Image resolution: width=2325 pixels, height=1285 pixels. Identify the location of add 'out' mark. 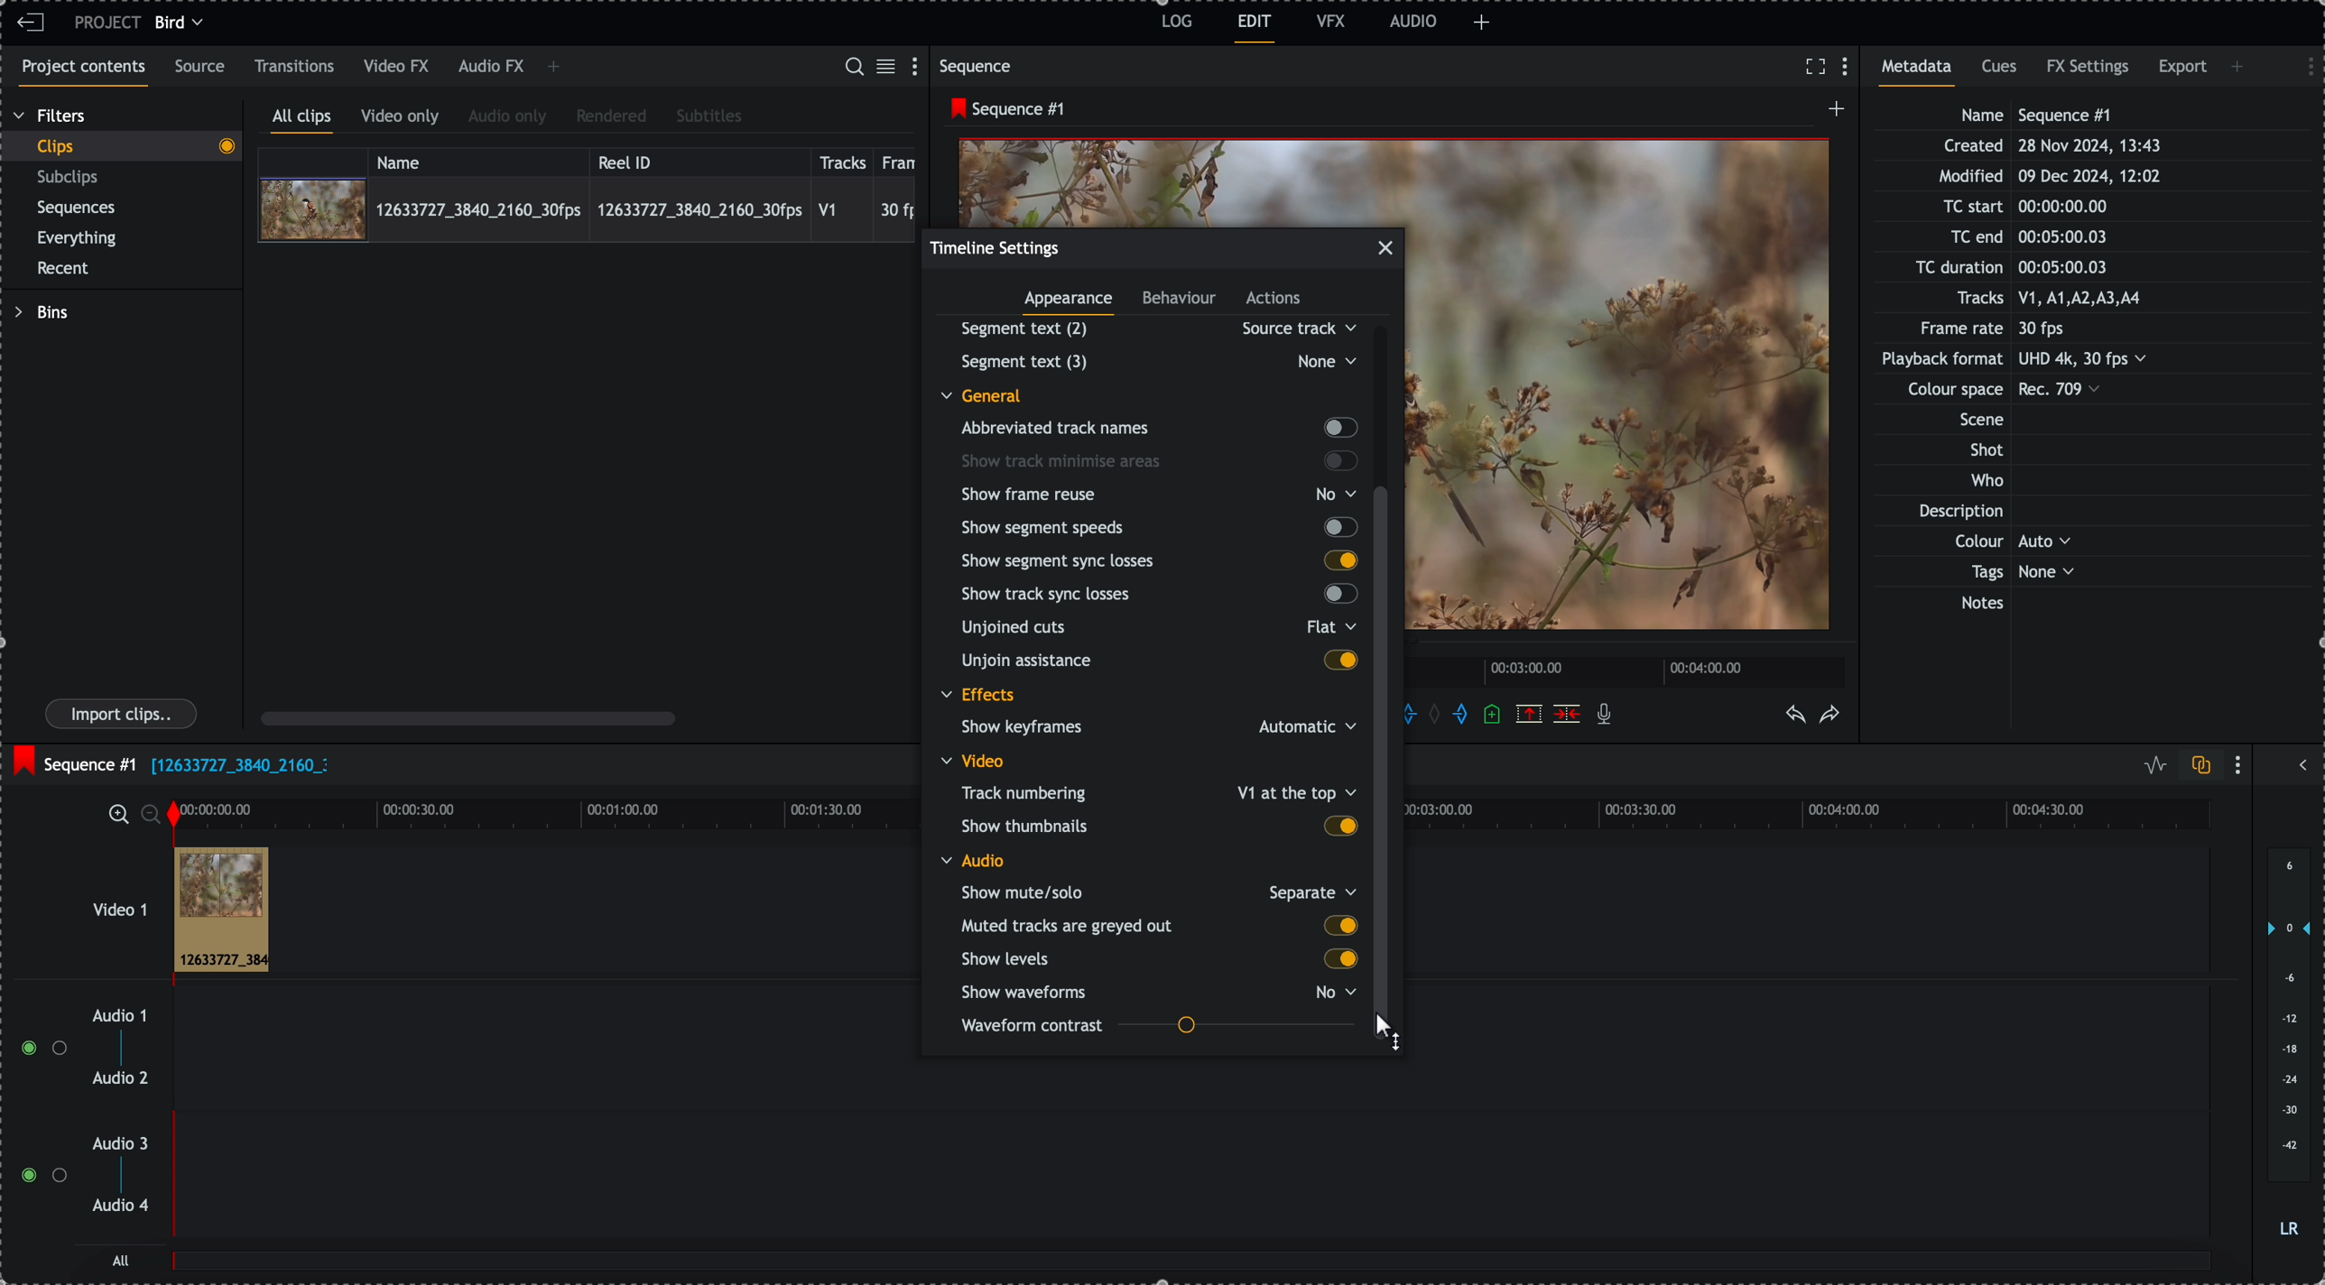
(1459, 715).